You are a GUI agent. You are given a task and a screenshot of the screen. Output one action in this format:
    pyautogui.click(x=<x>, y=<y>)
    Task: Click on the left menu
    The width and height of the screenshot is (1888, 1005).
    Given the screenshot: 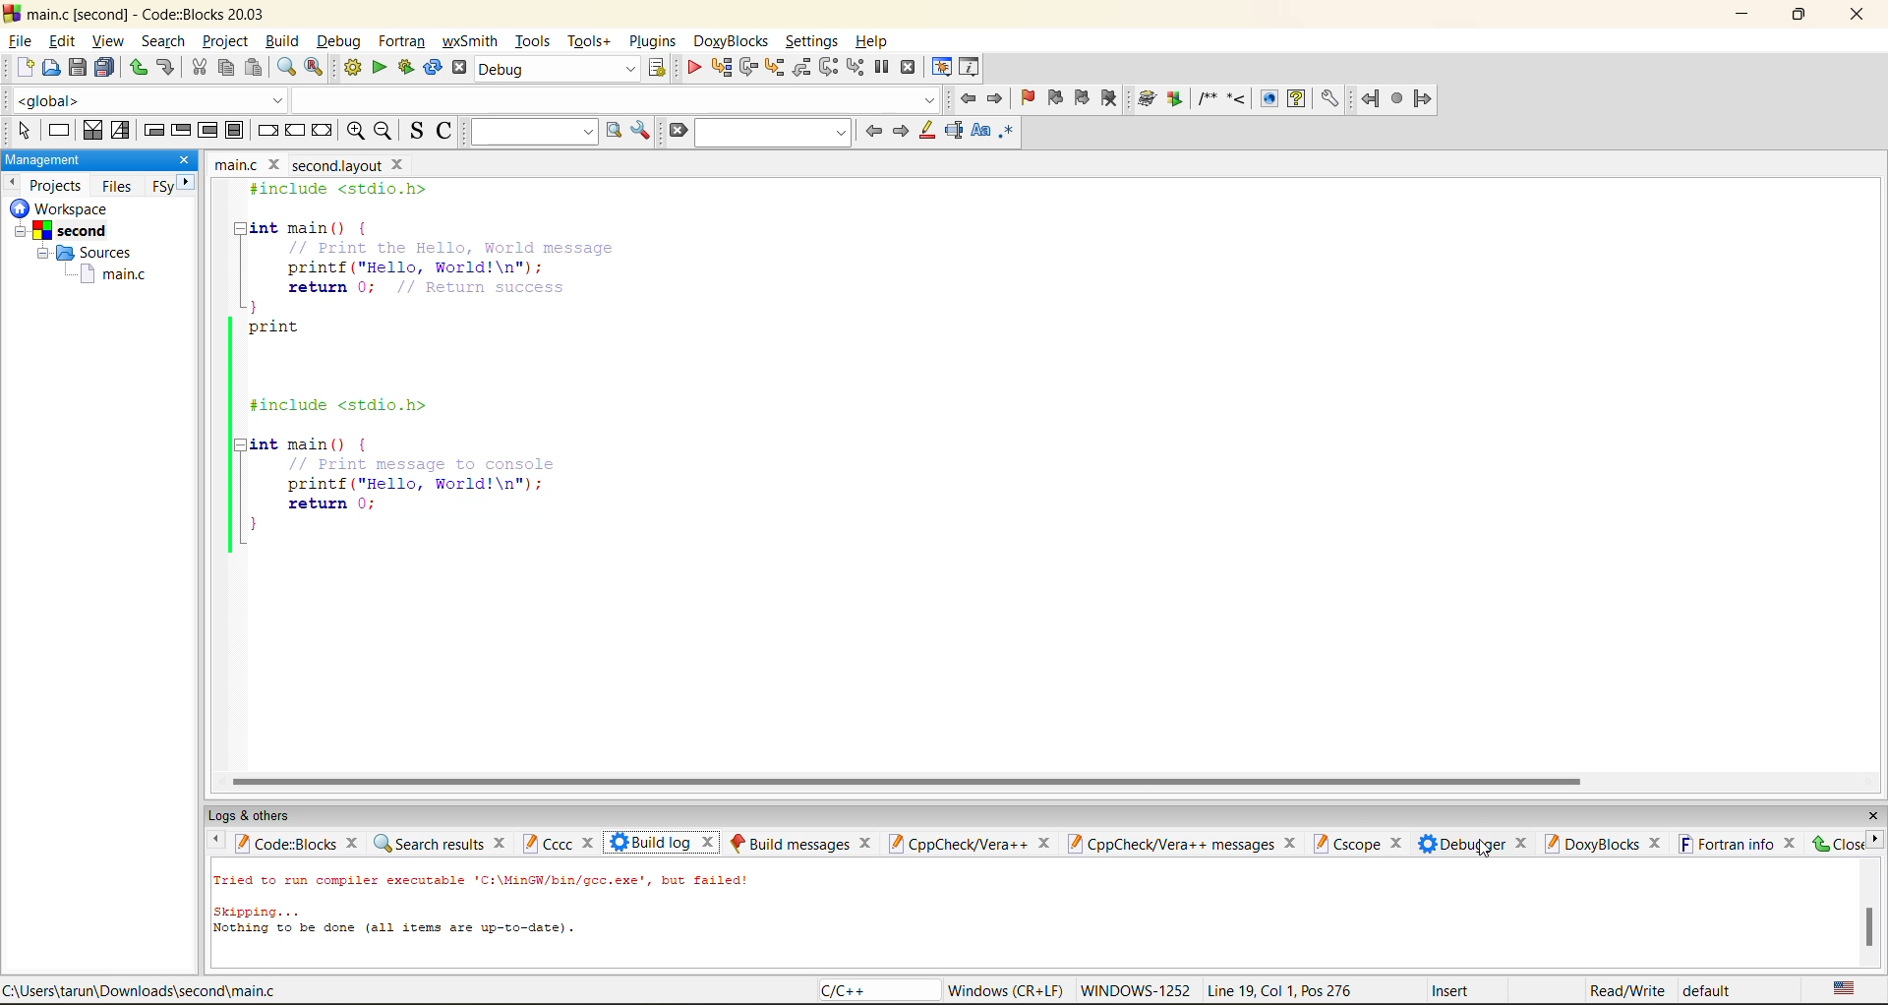 What is the action you would take?
    pyautogui.click(x=214, y=844)
    